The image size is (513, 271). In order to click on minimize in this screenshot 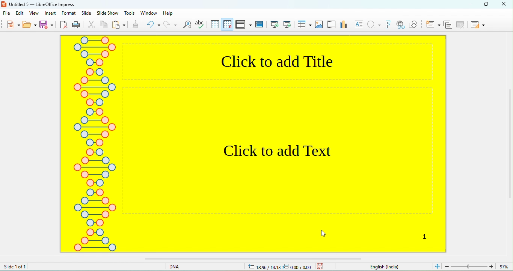, I will do `click(469, 4)`.